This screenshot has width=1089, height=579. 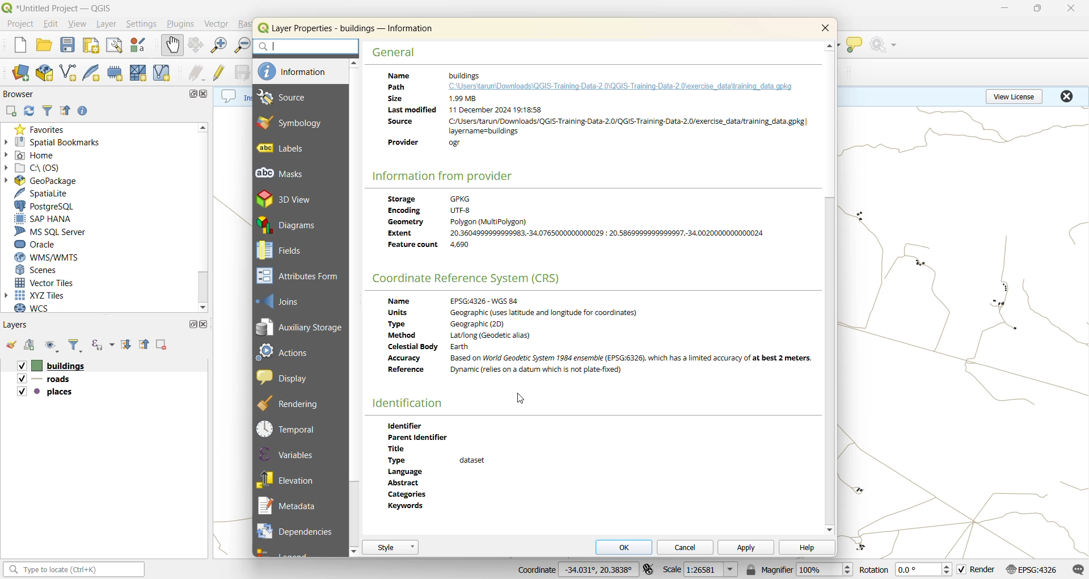 What do you see at coordinates (221, 72) in the screenshot?
I see `toggle edits` at bounding box center [221, 72].